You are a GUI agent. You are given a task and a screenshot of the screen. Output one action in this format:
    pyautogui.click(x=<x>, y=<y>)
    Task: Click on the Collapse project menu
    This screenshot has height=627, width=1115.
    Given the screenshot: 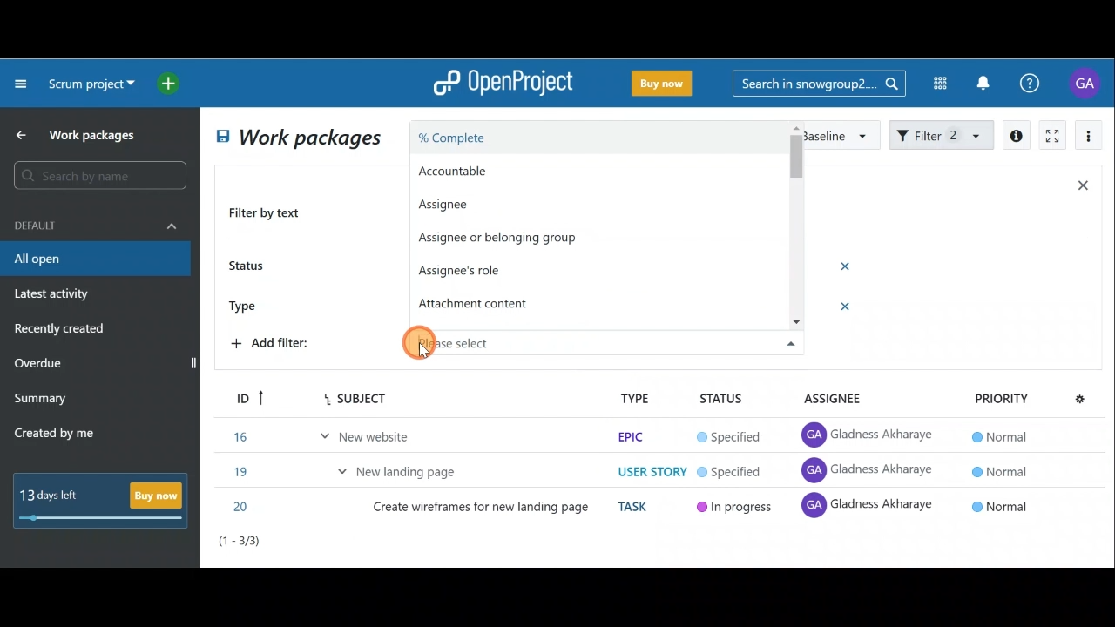 What is the action you would take?
    pyautogui.click(x=22, y=83)
    